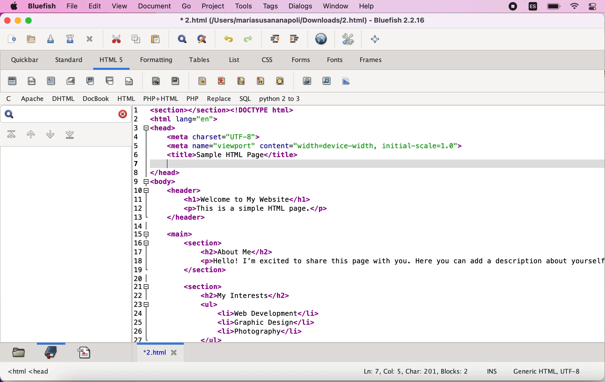 The width and height of the screenshot is (605, 382). What do you see at coordinates (132, 80) in the screenshot?
I see `footer` at bounding box center [132, 80].